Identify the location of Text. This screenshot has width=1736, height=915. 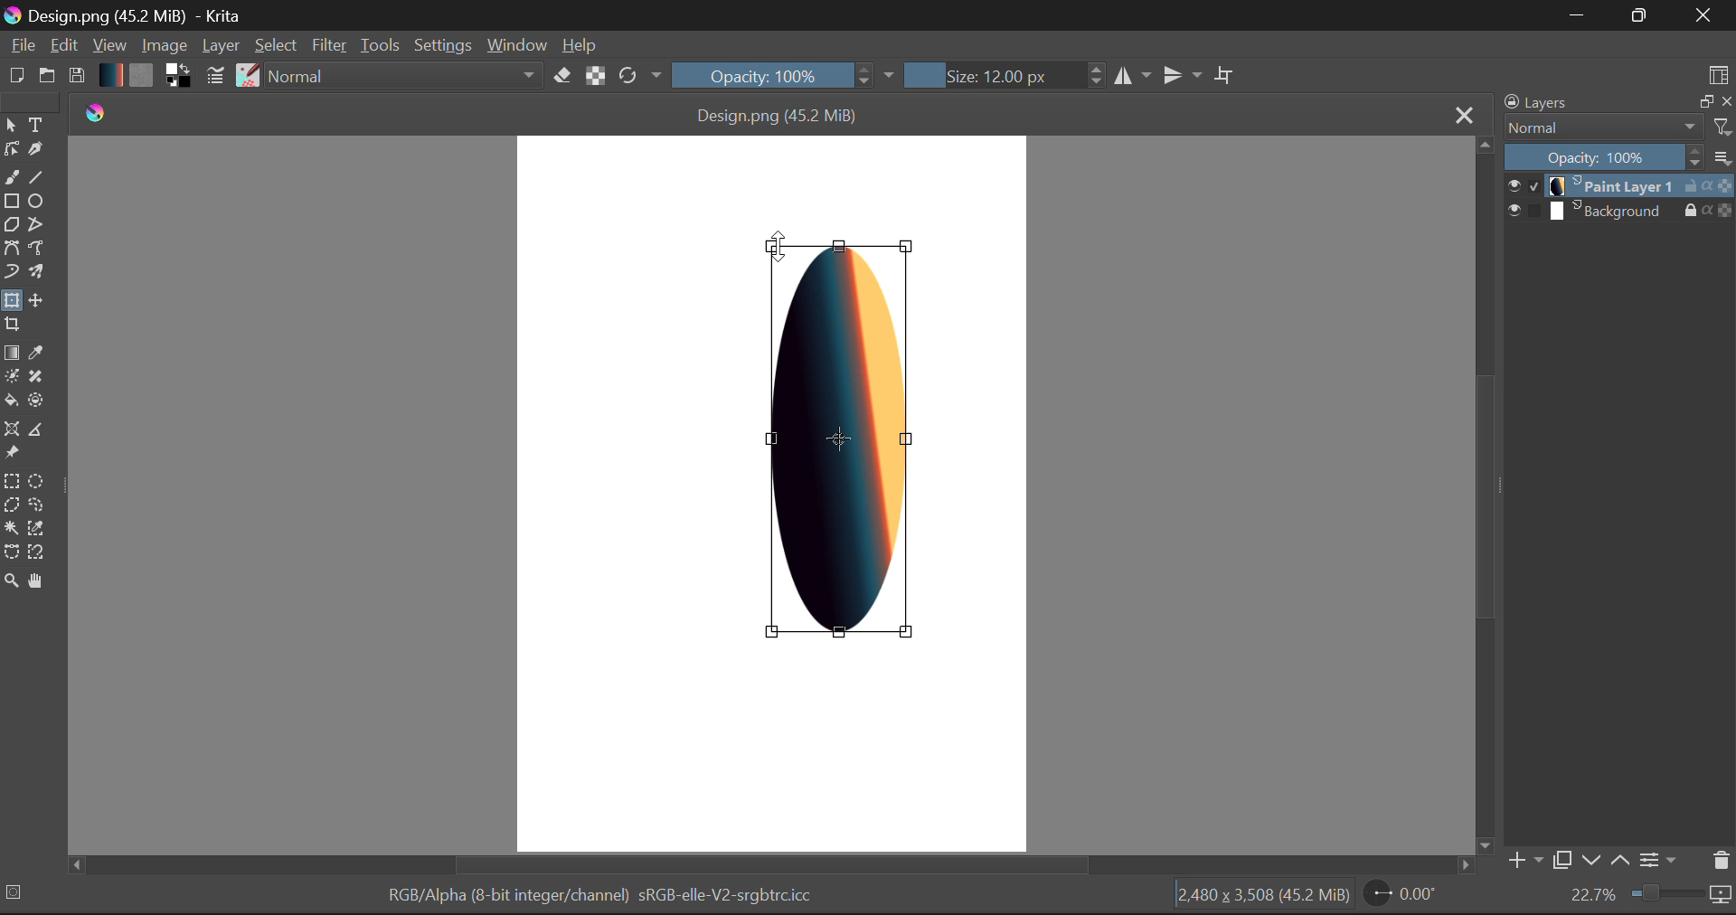
(37, 126).